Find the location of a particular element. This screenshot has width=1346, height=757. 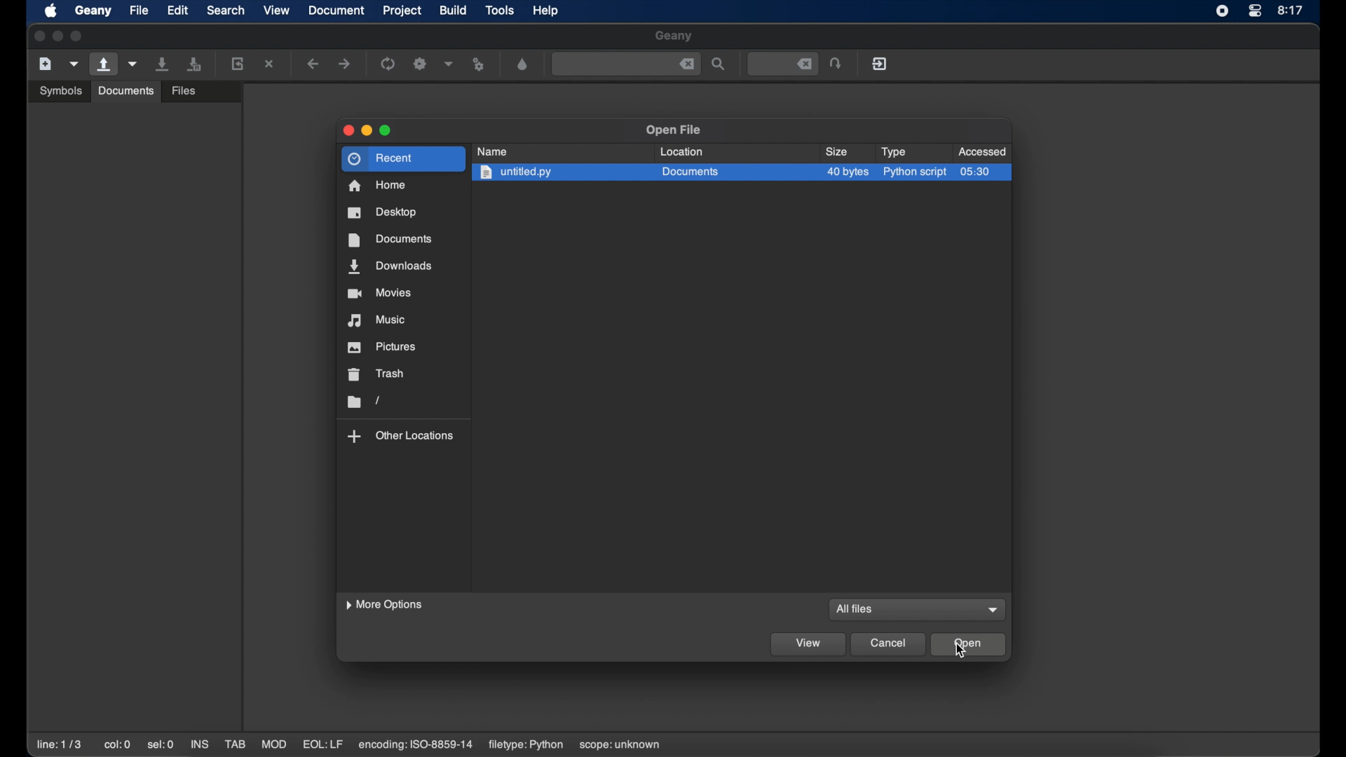

minimize is located at coordinates (57, 36).